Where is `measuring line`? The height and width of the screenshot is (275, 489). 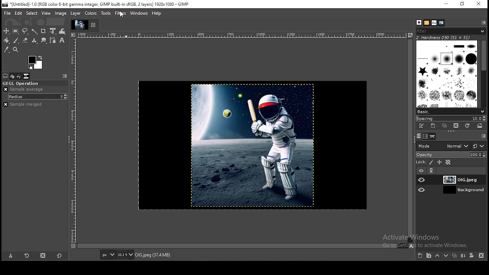
measuring line is located at coordinates (242, 35).